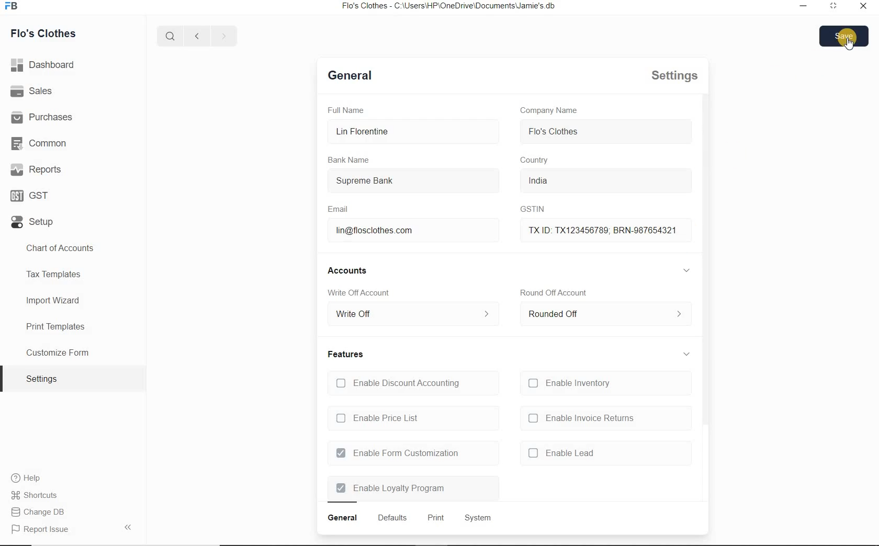  Describe the element at coordinates (397, 453) in the screenshot. I see `Enable Form Customization` at that location.